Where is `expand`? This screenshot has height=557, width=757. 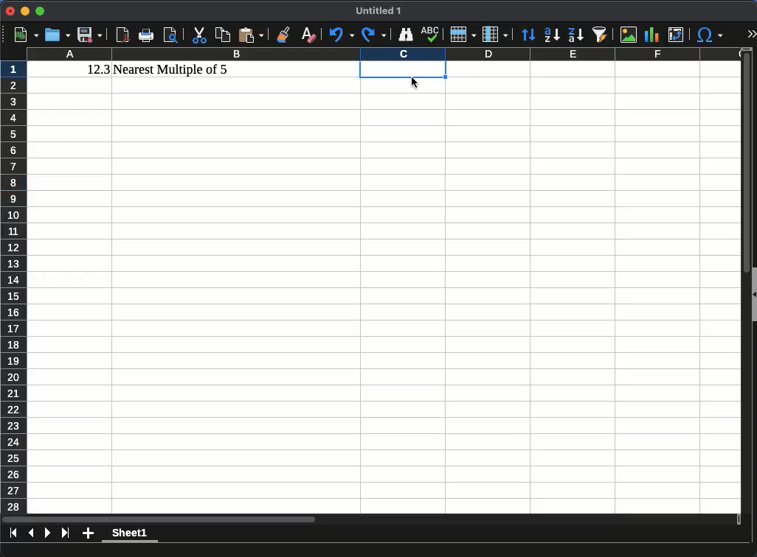 expand is located at coordinates (751, 32).